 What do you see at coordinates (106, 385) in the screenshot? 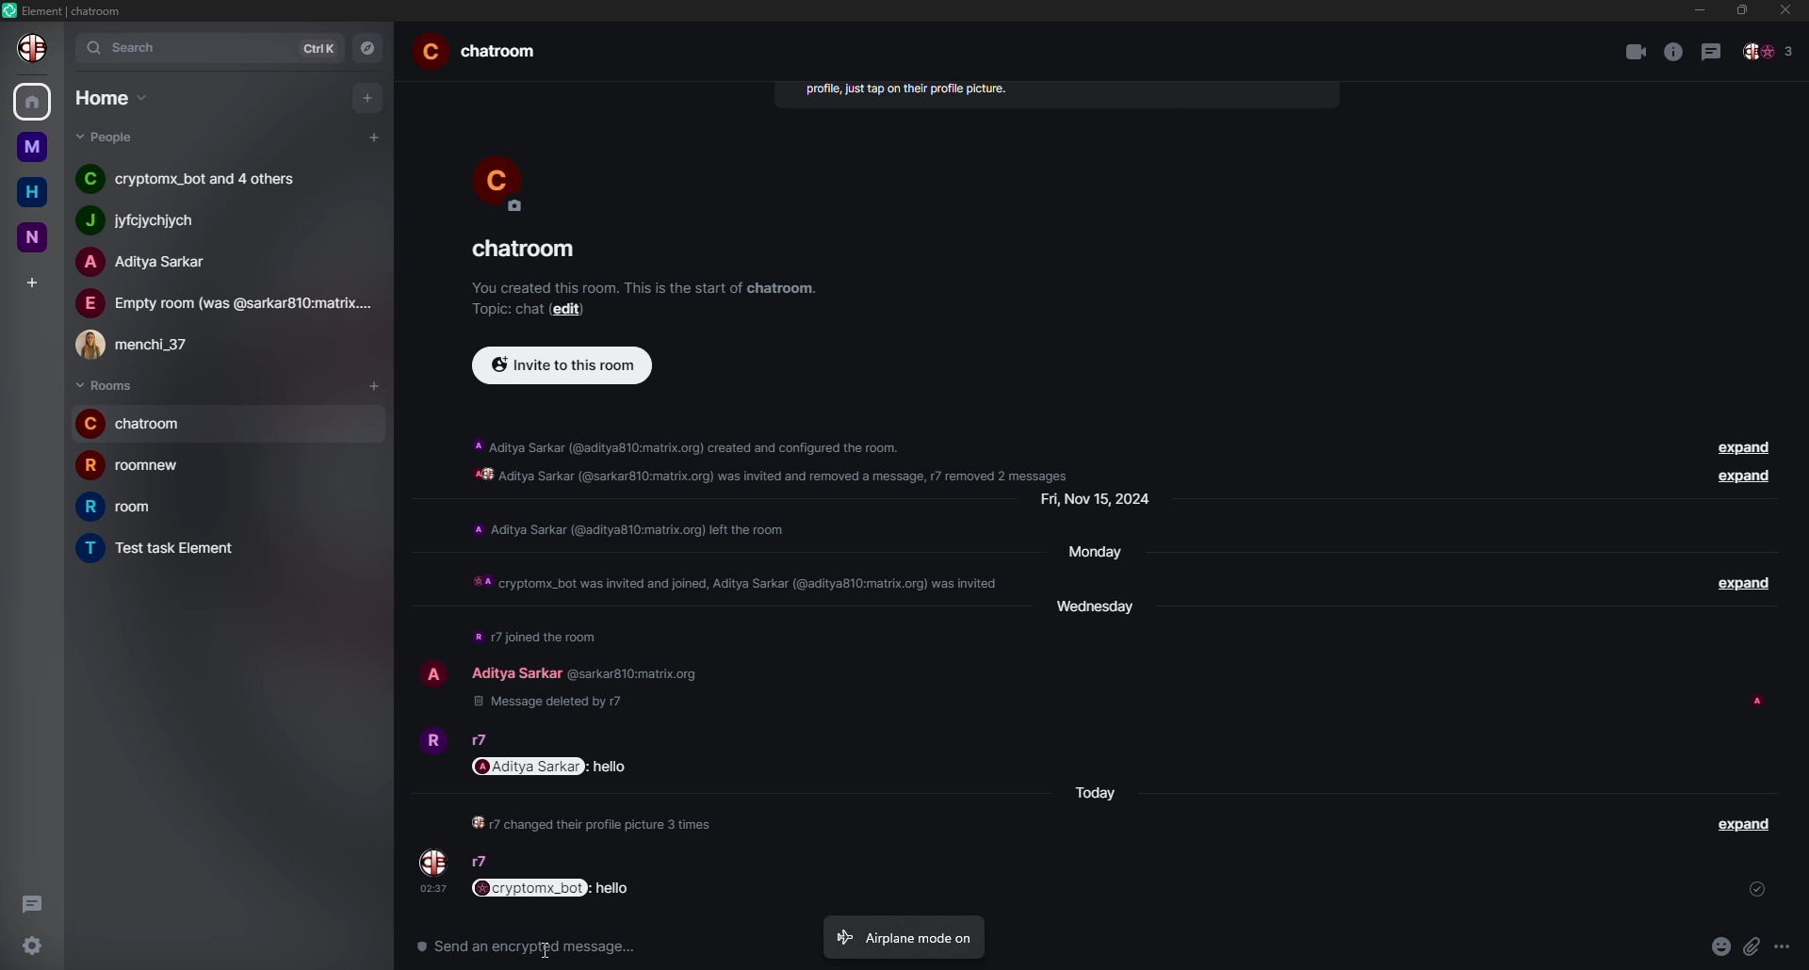
I see `rooms` at bounding box center [106, 385].